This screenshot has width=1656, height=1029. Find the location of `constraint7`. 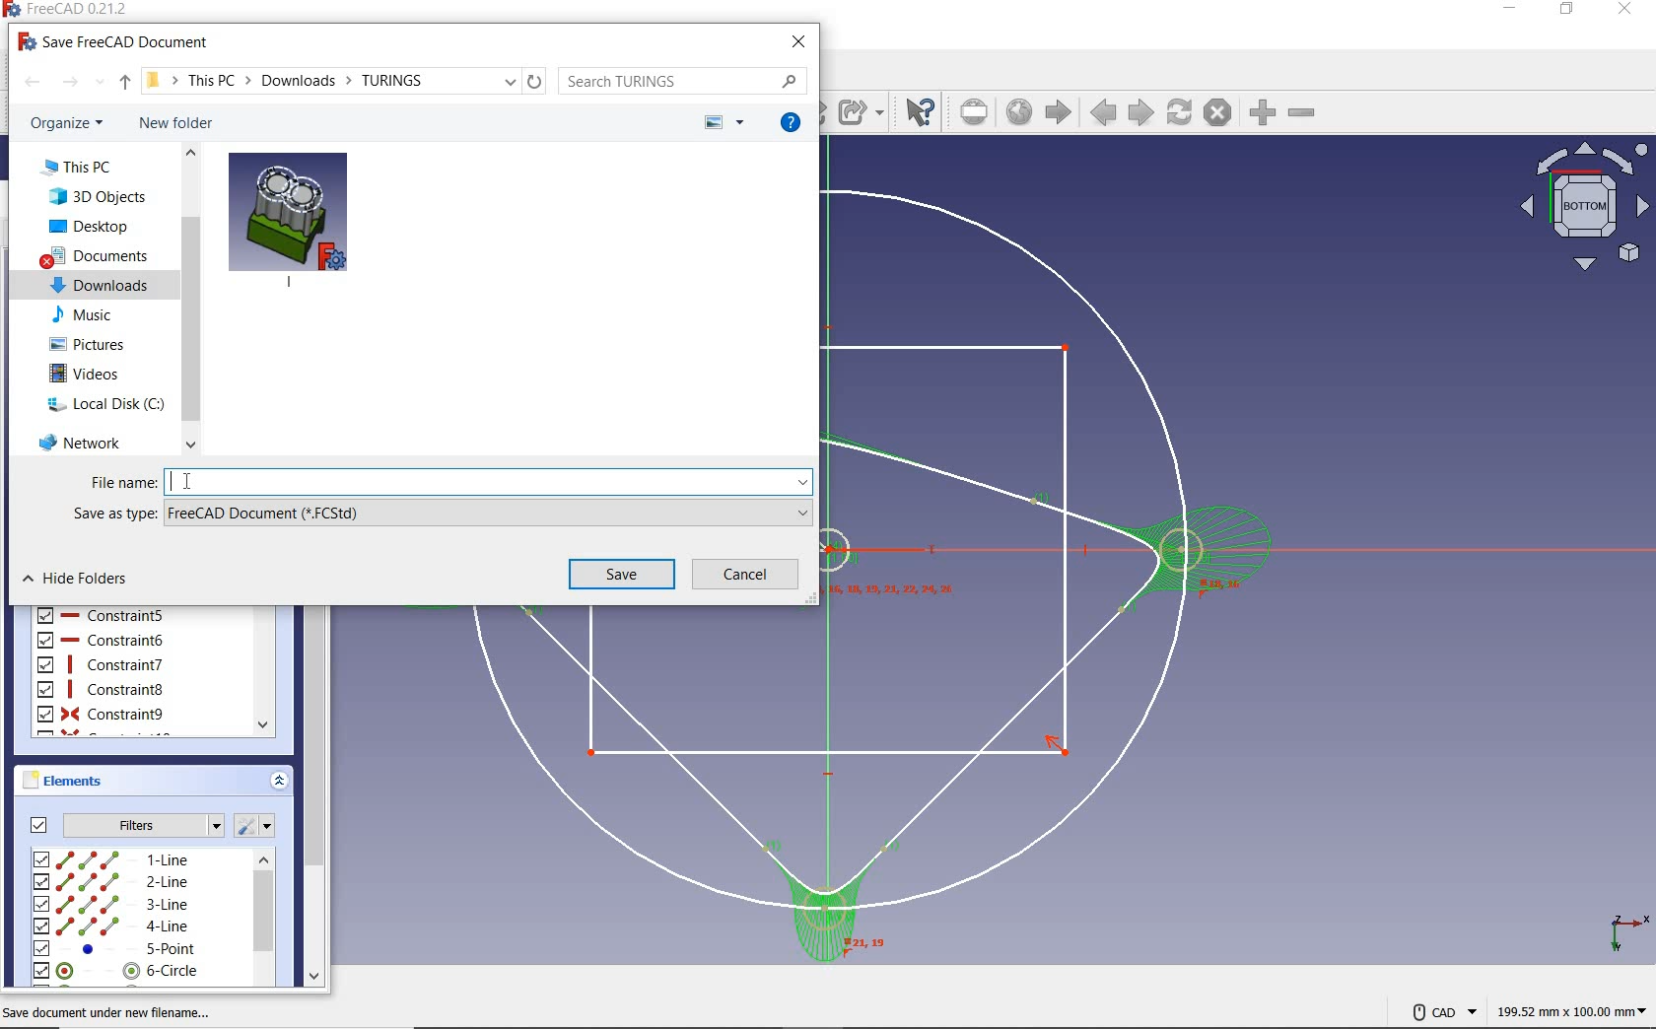

constraint7 is located at coordinates (100, 664).